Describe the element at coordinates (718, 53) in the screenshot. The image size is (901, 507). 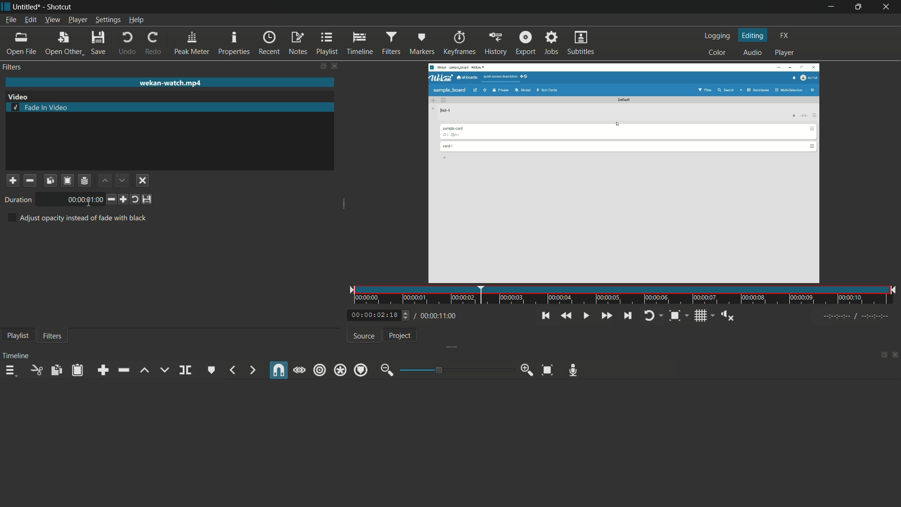
I see `color` at that location.